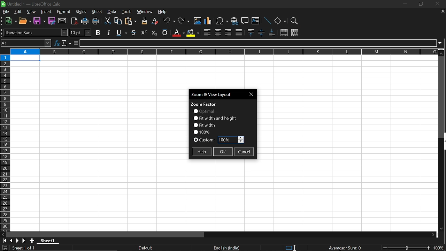 The width and height of the screenshot is (446, 251). What do you see at coordinates (284, 33) in the screenshot?
I see `merge cells` at bounding box center [284, 33].